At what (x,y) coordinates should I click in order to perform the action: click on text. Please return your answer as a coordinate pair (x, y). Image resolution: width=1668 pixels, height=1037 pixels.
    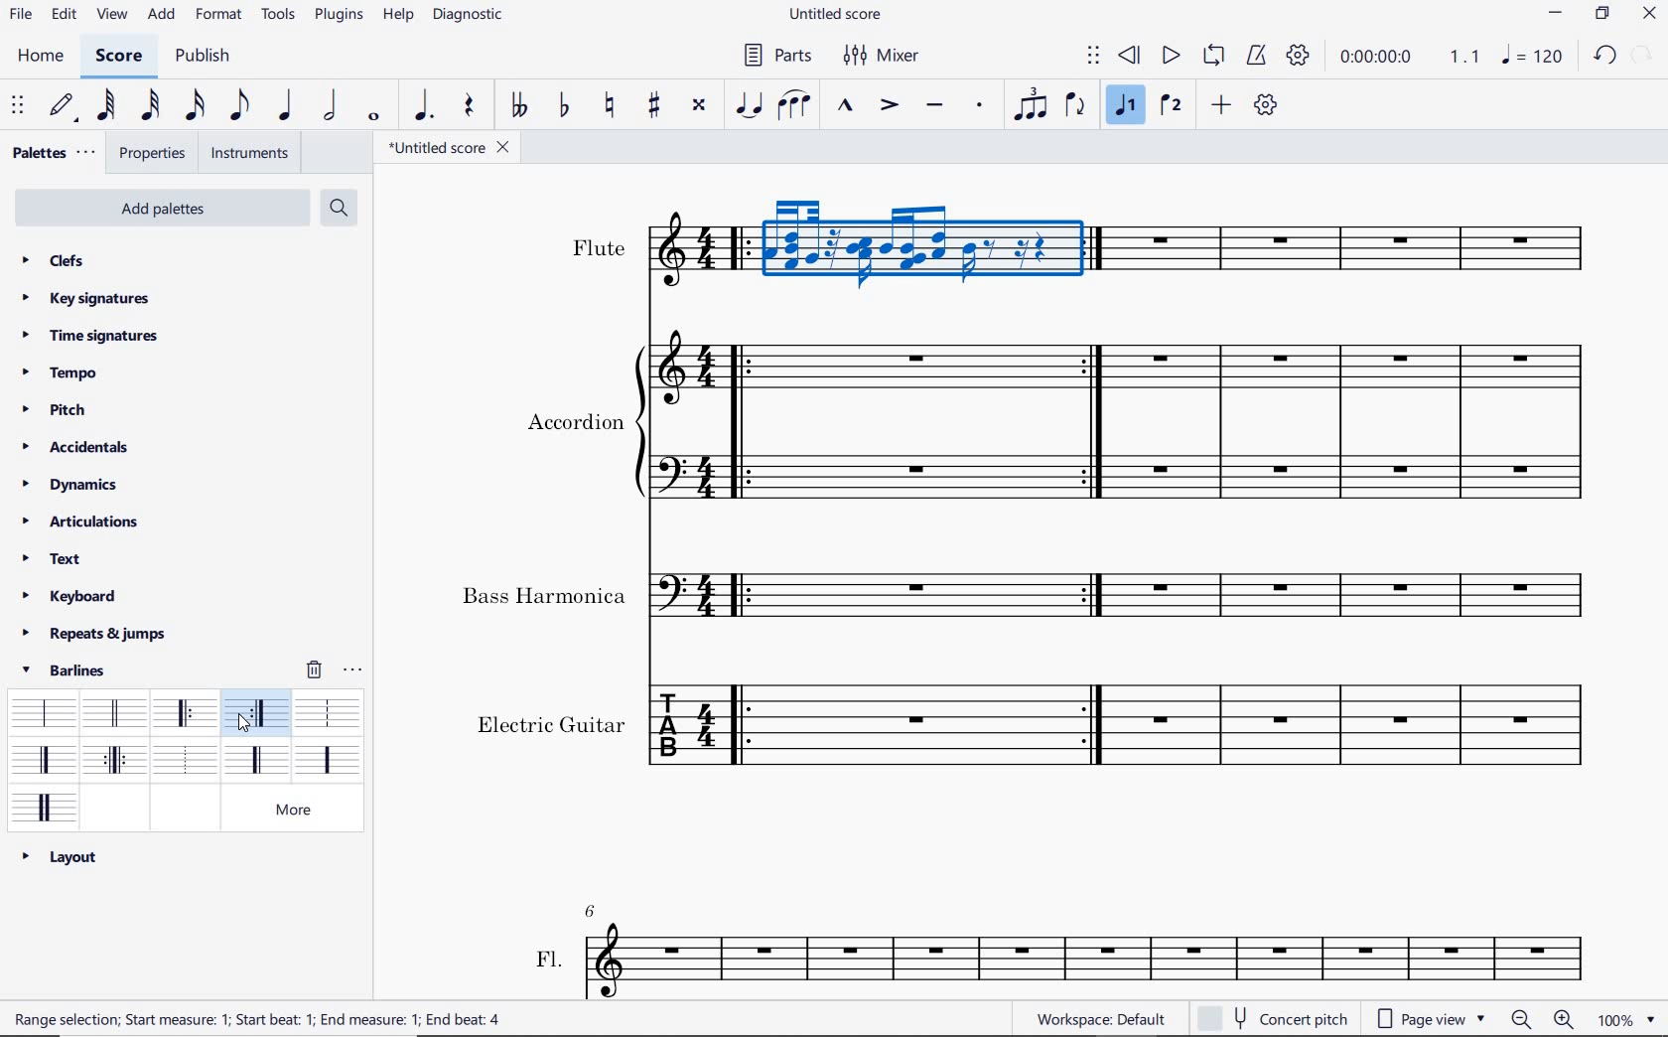
    Looking at the image, I should click on (262, 1021).